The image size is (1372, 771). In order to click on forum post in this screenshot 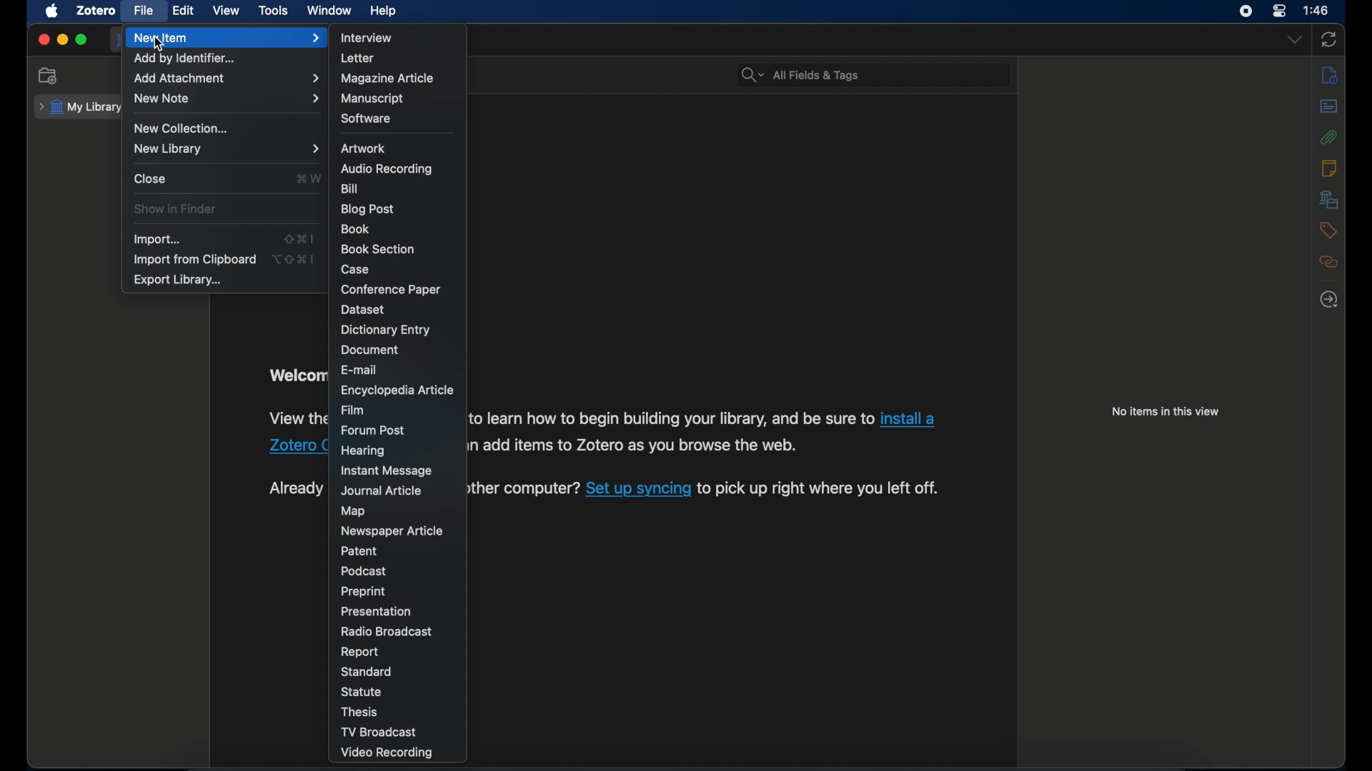, I will do `click(373, 430)`.